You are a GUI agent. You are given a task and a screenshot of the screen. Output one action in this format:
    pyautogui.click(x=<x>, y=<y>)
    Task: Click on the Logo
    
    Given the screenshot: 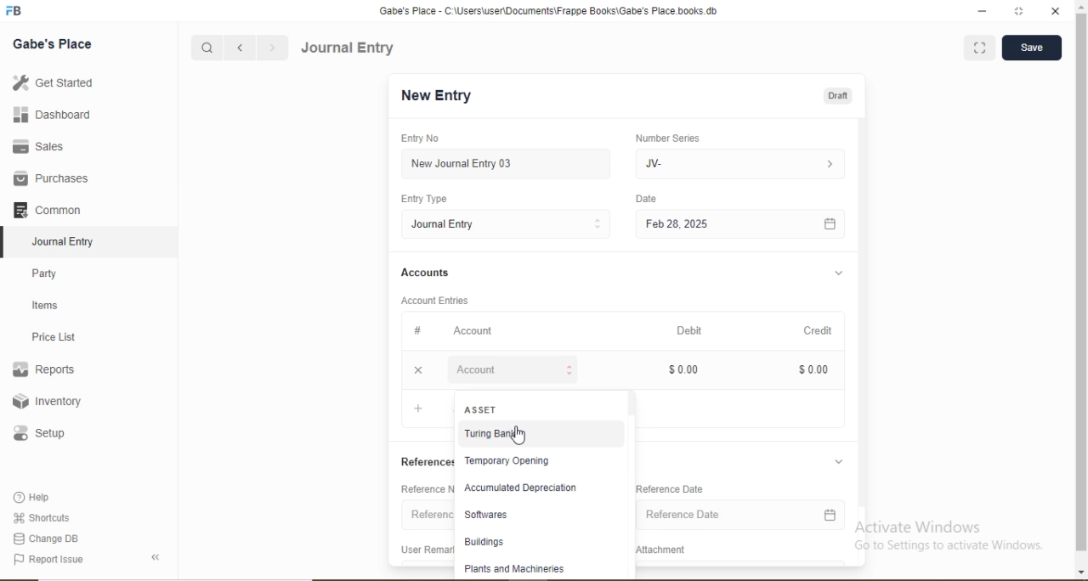 What is the action you would take?
    pyautogui.click(x=14, y=11)
    